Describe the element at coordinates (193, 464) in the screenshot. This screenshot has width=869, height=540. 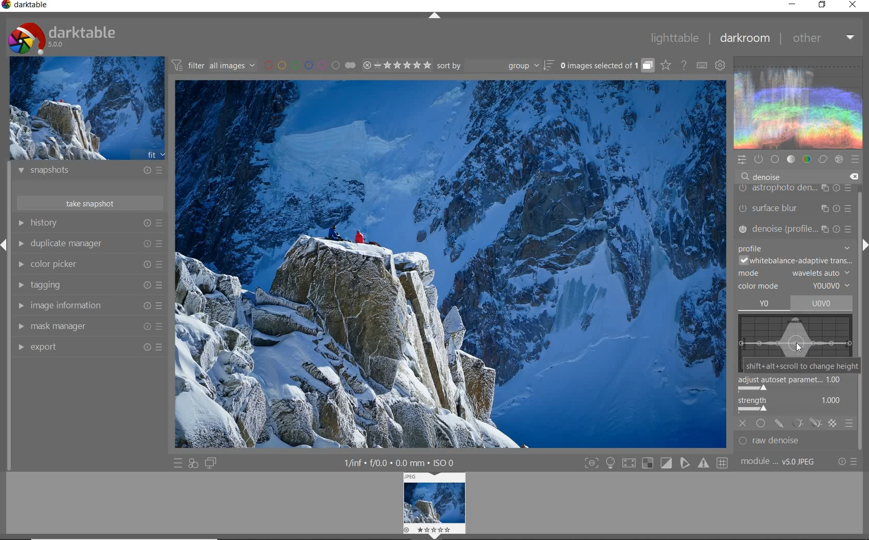
I see `quick access for applying any of your styles` at that location.